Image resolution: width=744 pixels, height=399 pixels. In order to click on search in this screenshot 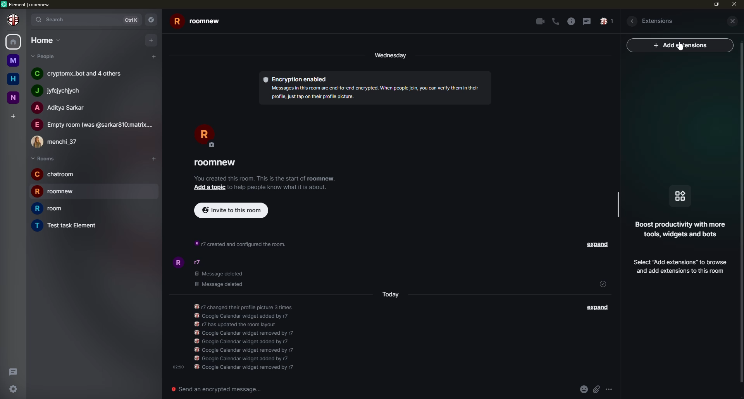, I will do `click(52, 21)`.